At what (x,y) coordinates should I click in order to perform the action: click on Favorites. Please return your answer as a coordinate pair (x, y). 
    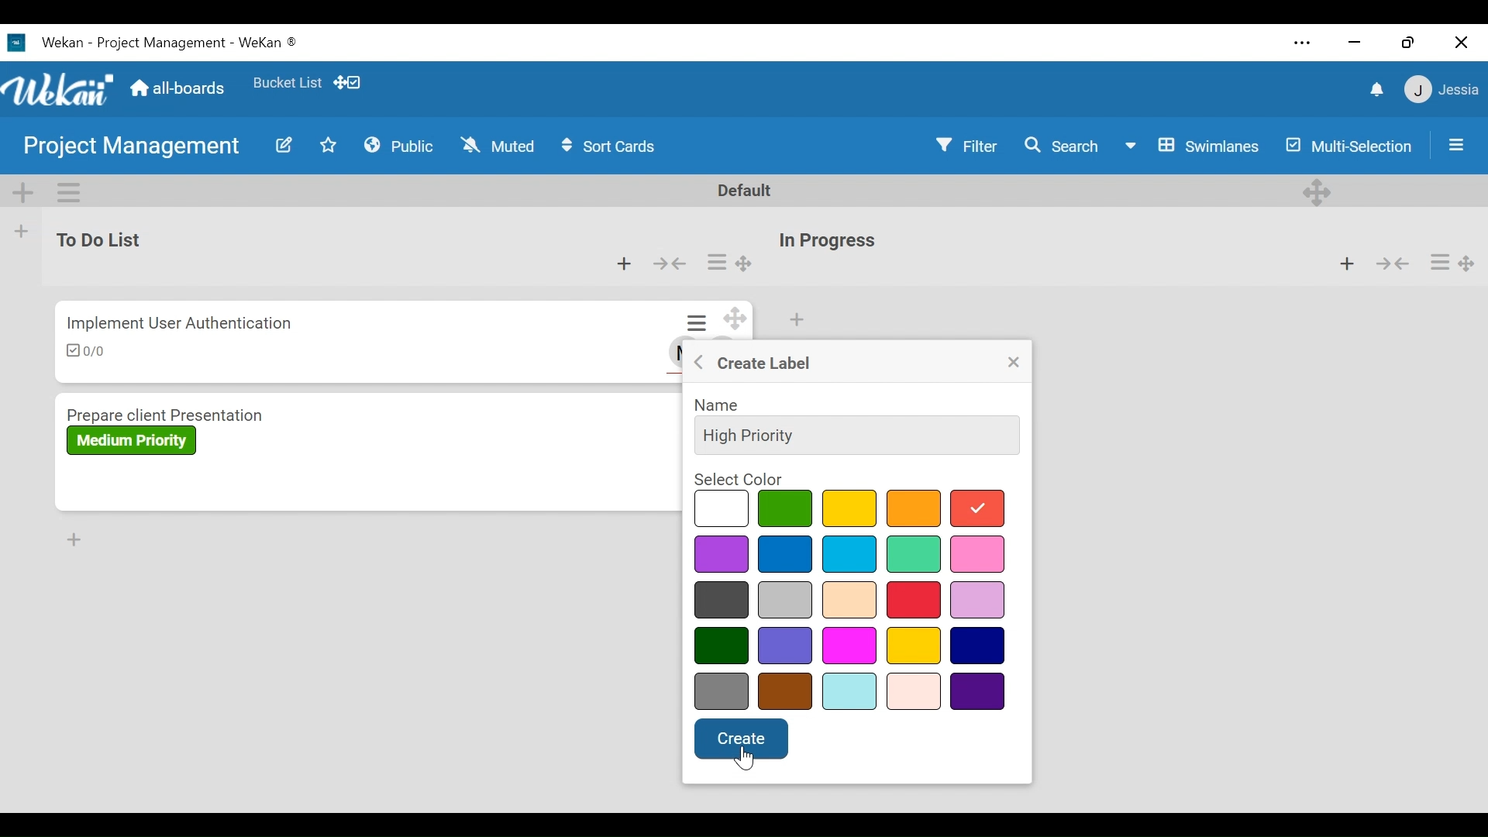
    Looking at the image, I should click on (329, 144).